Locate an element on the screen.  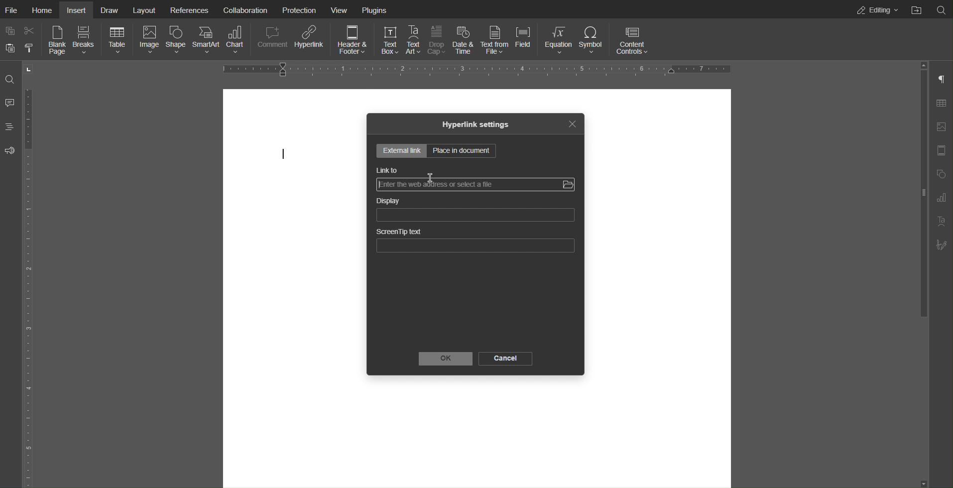
Protection is located at coordinates (297, 9).